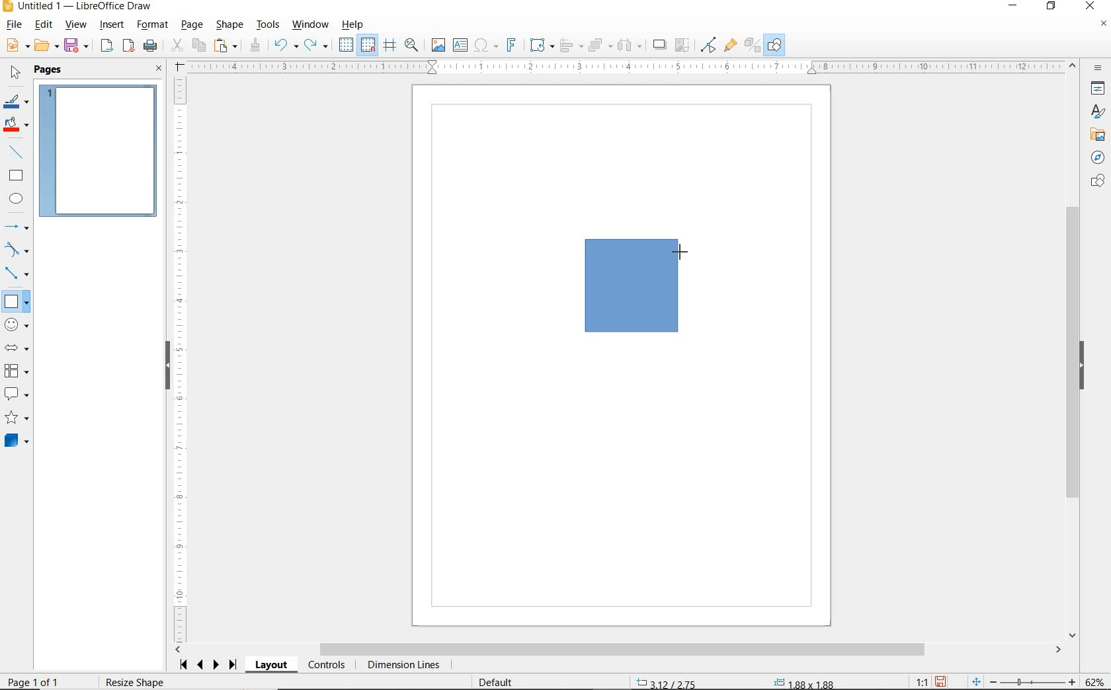 Image resolution: width=1111 pixels, height=690 pixels. Describe the element at coordinates (21, 348) in the screenshot. I see `BLOCK ARROWS` at that location.